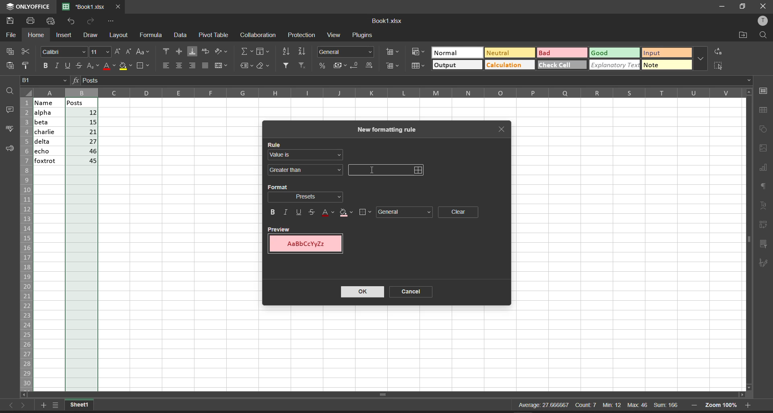 The width and height of the screenshot is (773, 413). What do you see at coordinates (394, 52) in the screenshot?
I see `insert cells` at bounding box center [394, 52].